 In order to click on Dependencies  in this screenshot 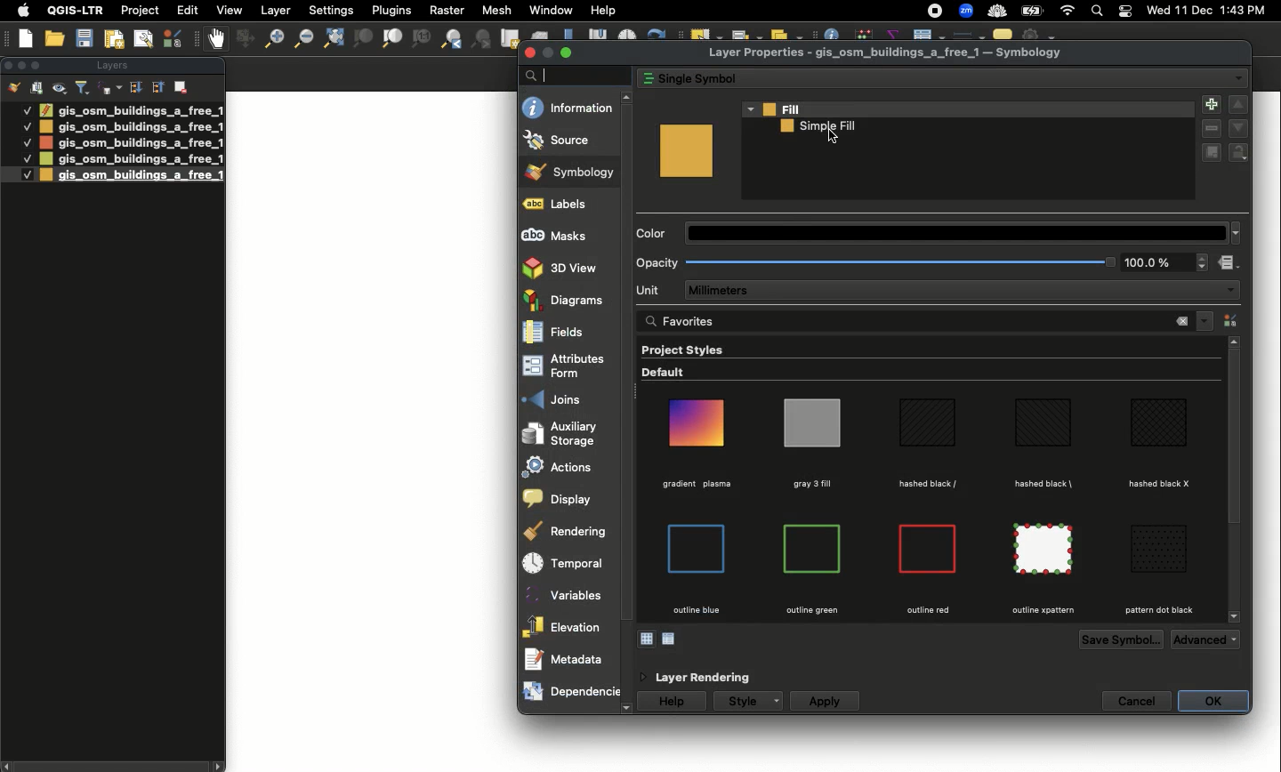, I will do `click(570, 692)`.